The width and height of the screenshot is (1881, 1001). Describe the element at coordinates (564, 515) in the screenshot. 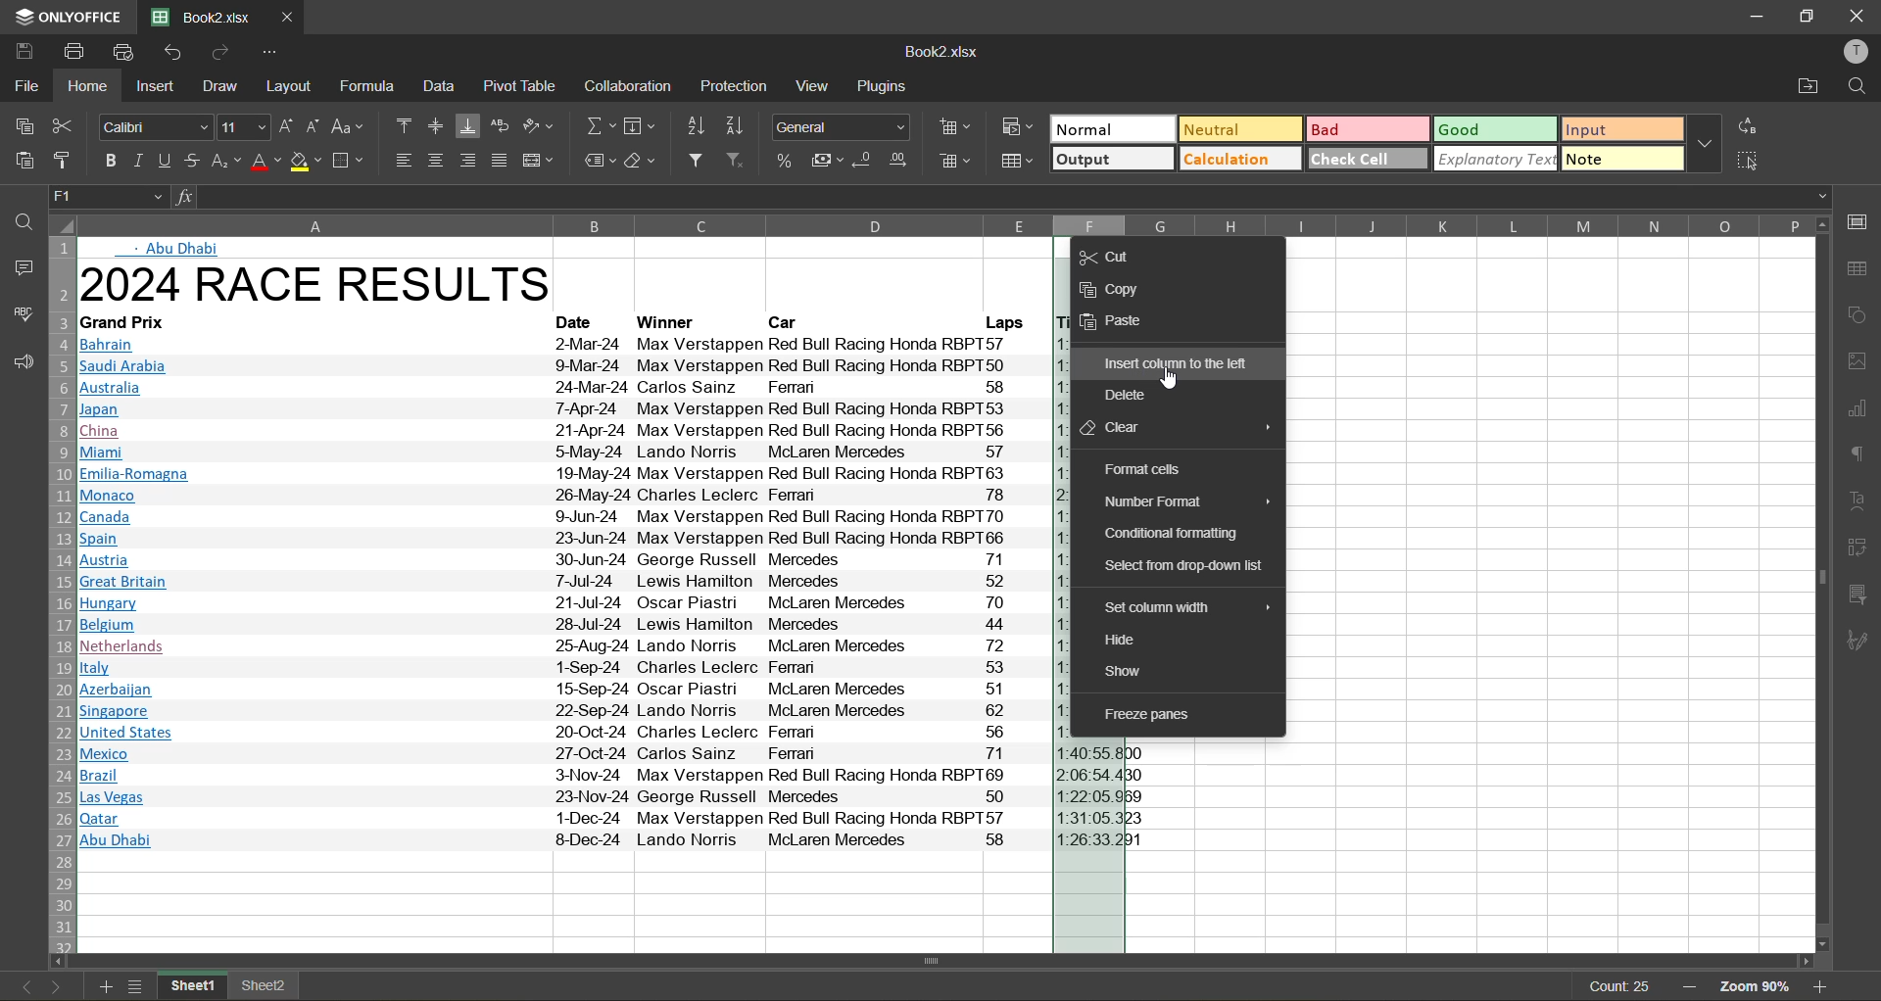

I see `Canada 99-Jun-24 Max Verstappen Red Bull Racing Honda RBPT70 1:45:47 927` at that location.